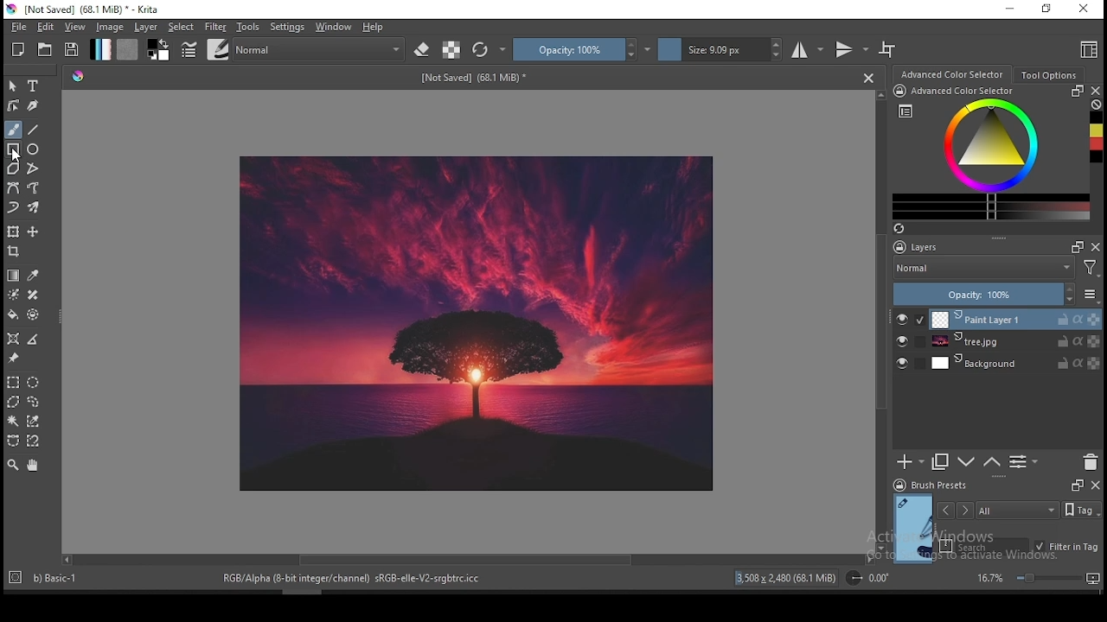 The height and width of the screenshot is (622, 1107). I want to click on search, so click(984, 545).